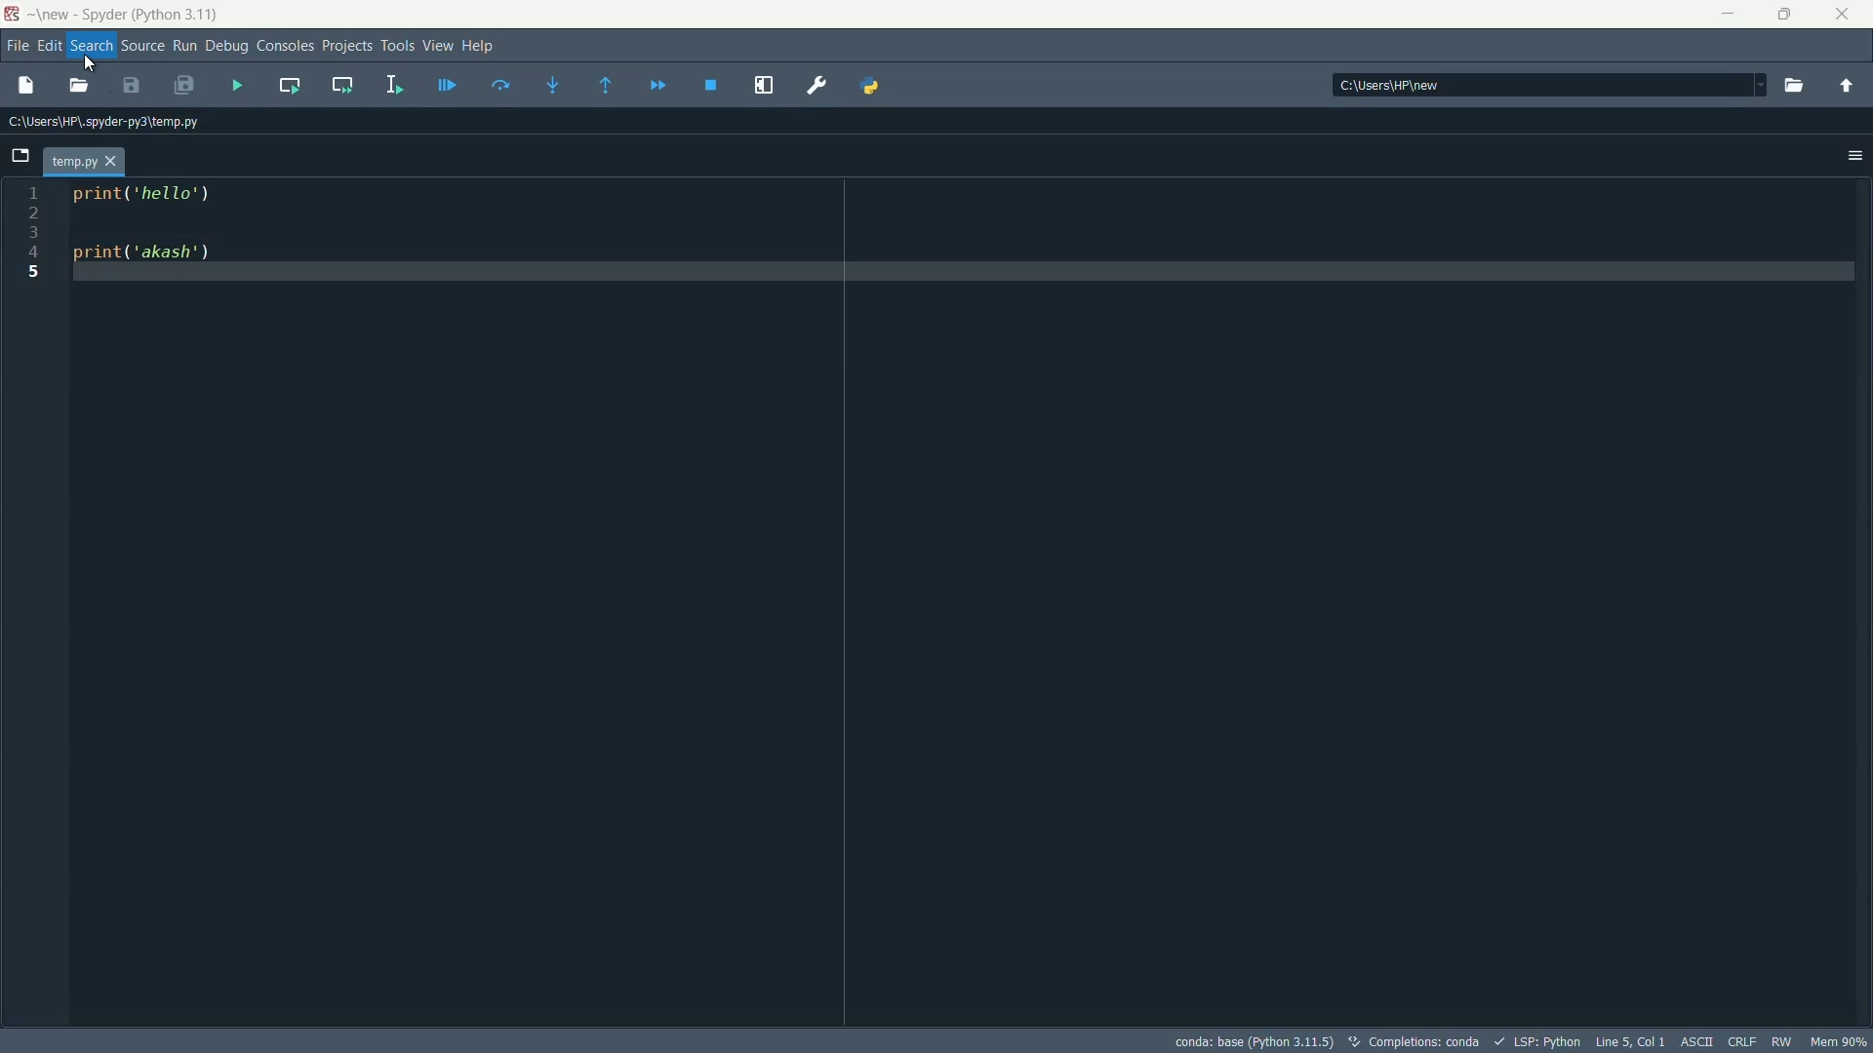 The height and width of the screenshot is (1053, 1873). I want to click on debug until next function, so click(659, 85).